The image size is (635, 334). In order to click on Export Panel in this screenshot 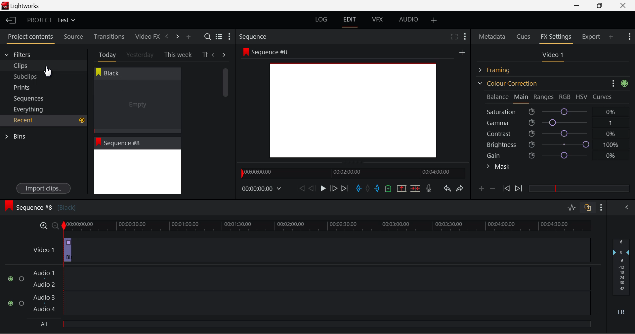, I will do `click(592, 36)`.